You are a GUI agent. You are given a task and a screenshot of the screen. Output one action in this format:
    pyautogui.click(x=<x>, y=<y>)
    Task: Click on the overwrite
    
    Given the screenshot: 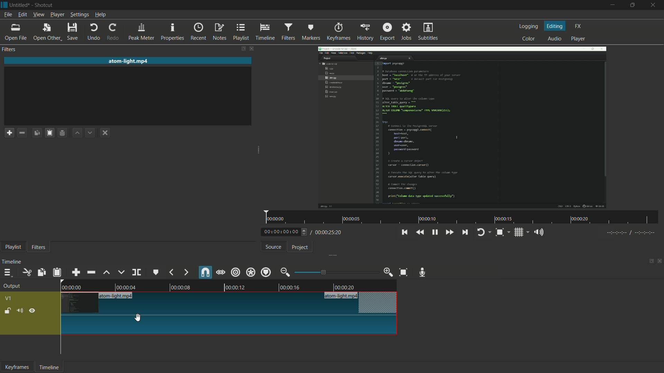 What is the action you would take?
    pyautogui.click(x=121, y=271)
    